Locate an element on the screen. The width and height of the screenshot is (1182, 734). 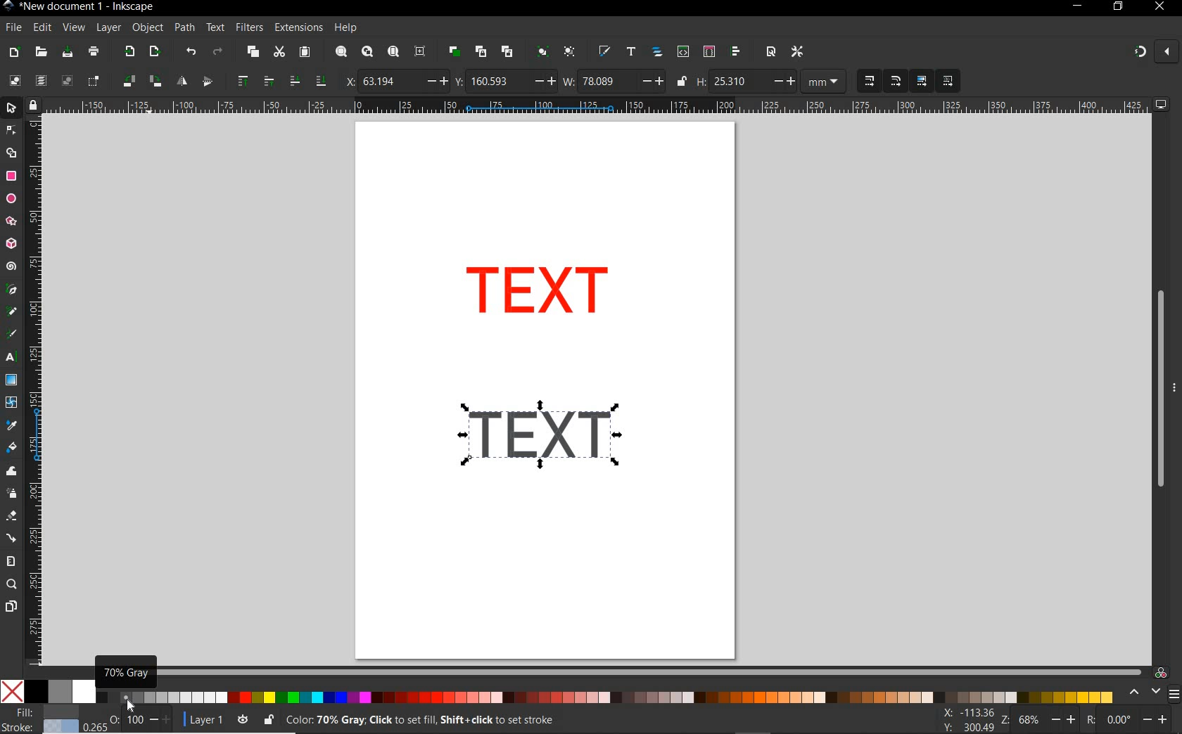
select all in all layers is located at coordinates (41, 82).